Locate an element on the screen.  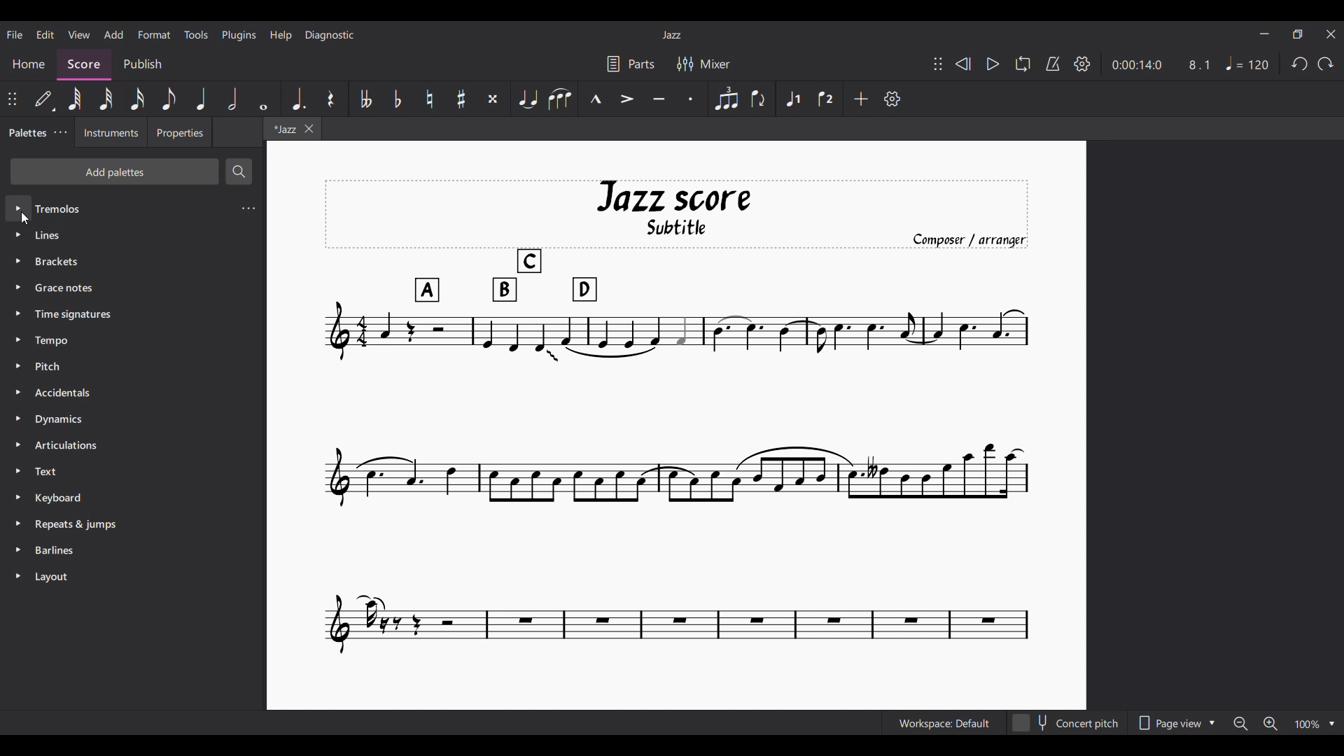
Help is located at coordinates (281, 36).